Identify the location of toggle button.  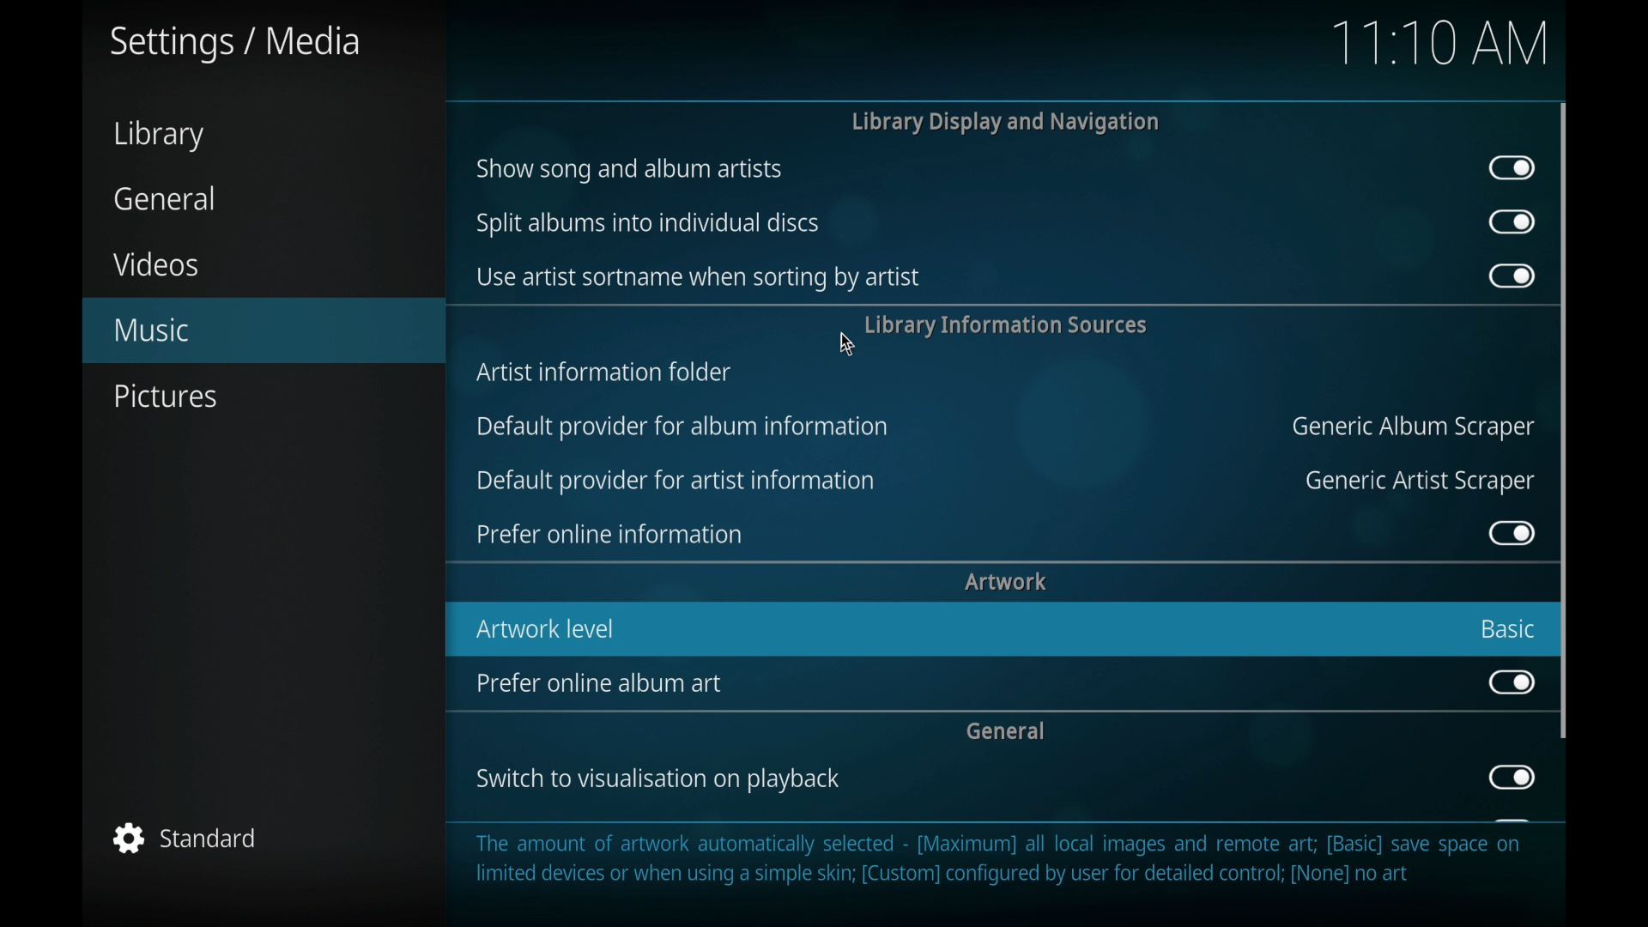
(1511, 222).